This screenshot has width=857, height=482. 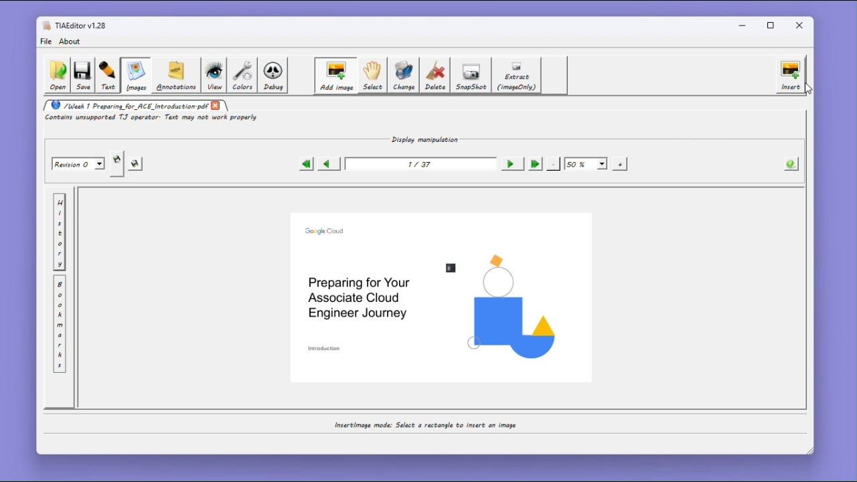 What do you see at coordinates (325, 348) in the screenshot?
I see `introduction` at bounding box center [325, 348].